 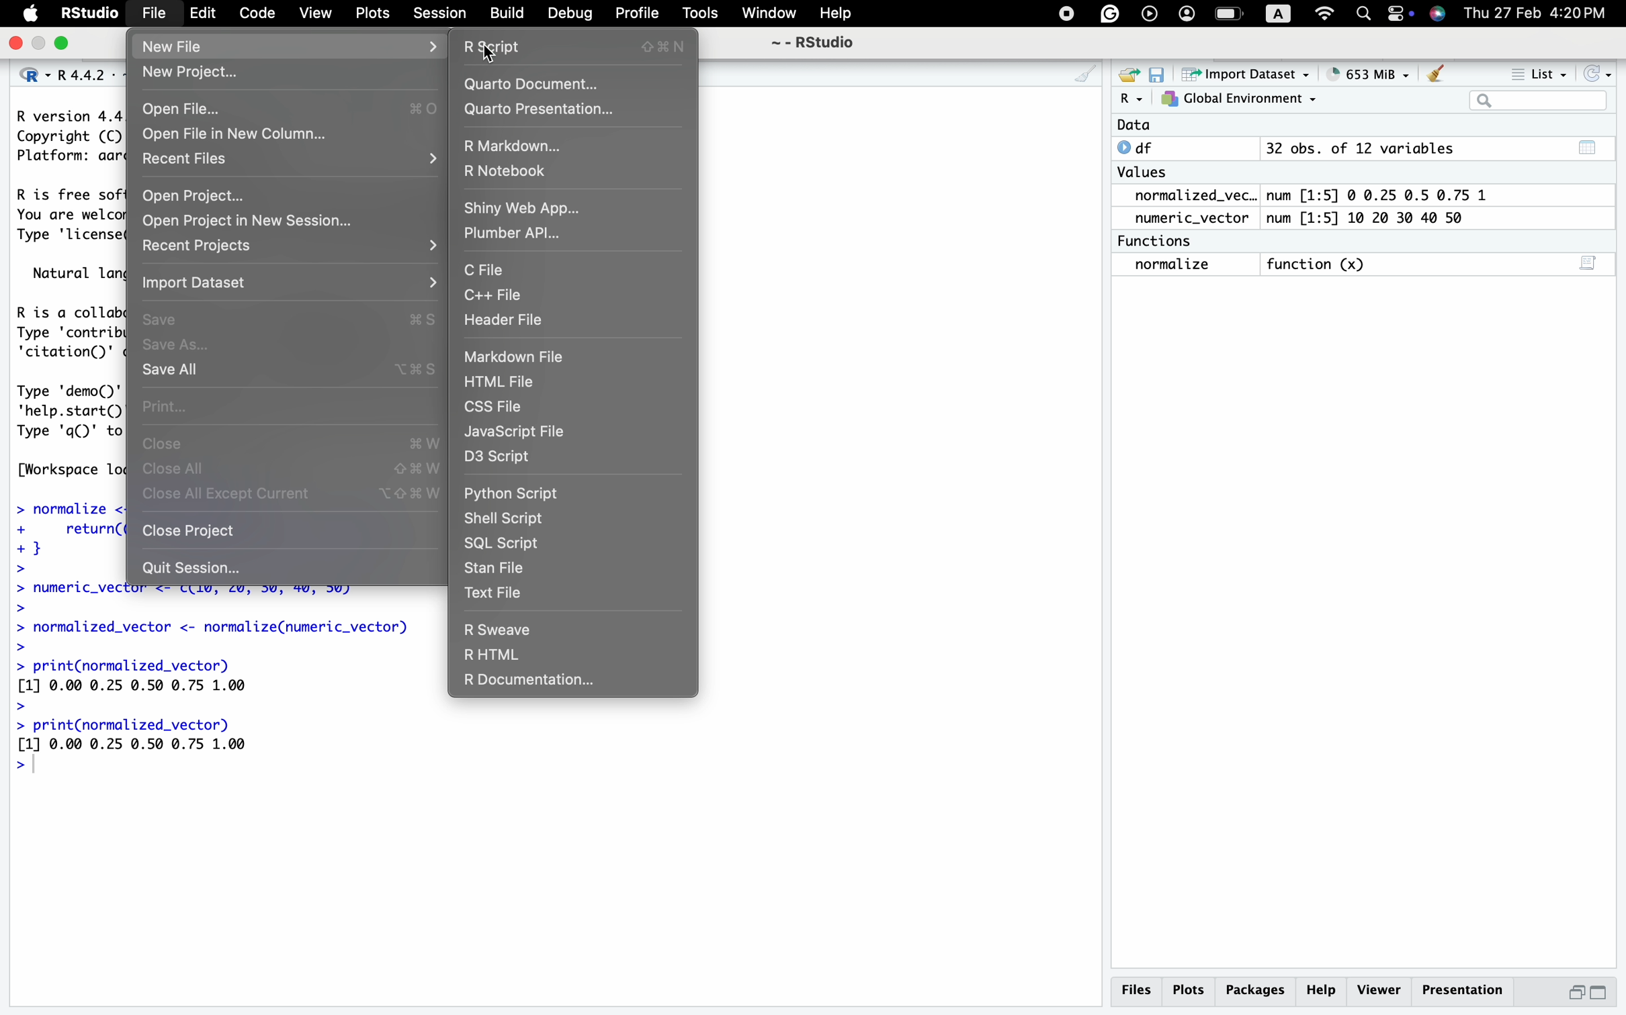 I want to click on R Swearve, so click(x=498, y=630).